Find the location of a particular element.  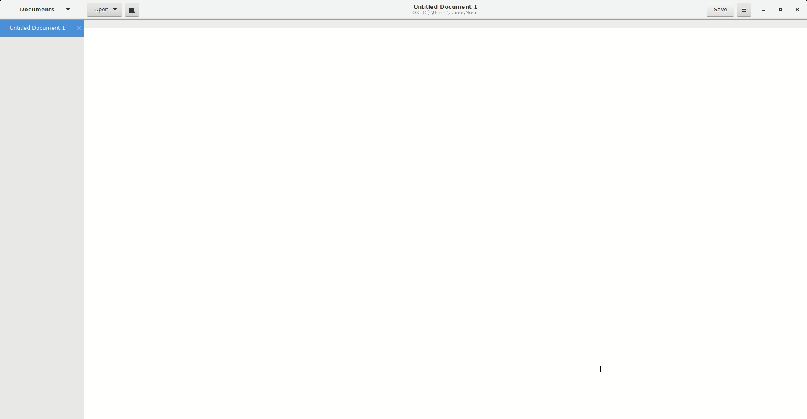

Cursor is located at coordinates (602, 371).